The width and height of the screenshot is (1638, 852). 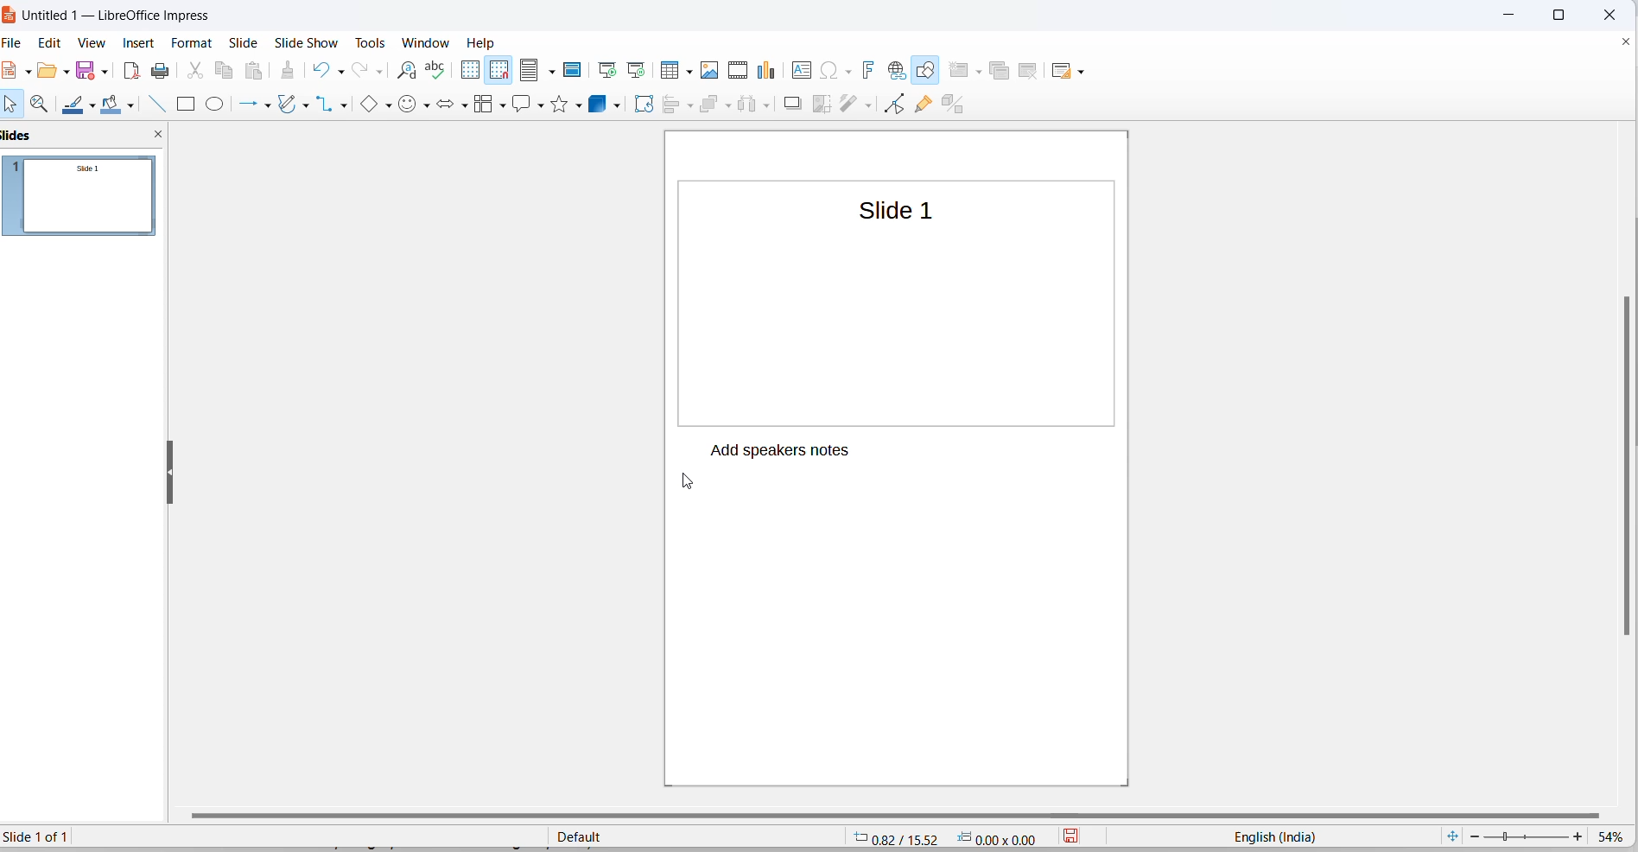 What do you see at coordinates (689, 479) in the screenshot?
I see `cursor` at bounding box center [689, 479].